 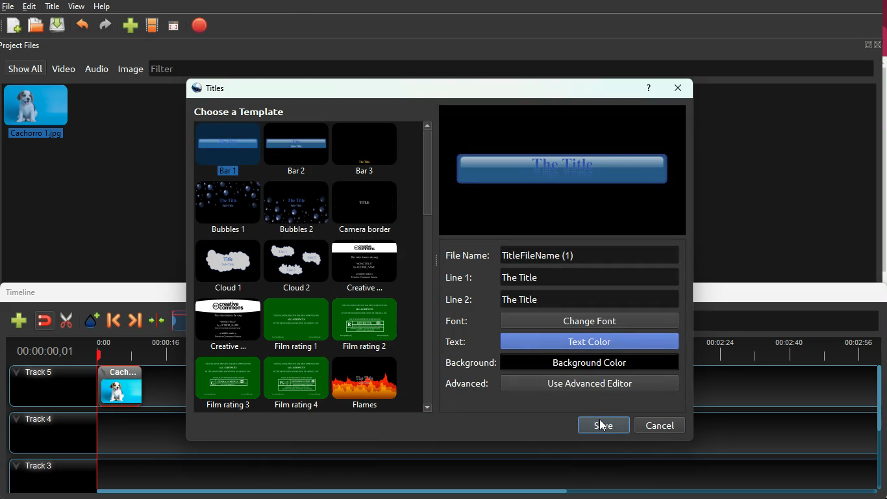 I want to click on close, so click(x=679, y=88).